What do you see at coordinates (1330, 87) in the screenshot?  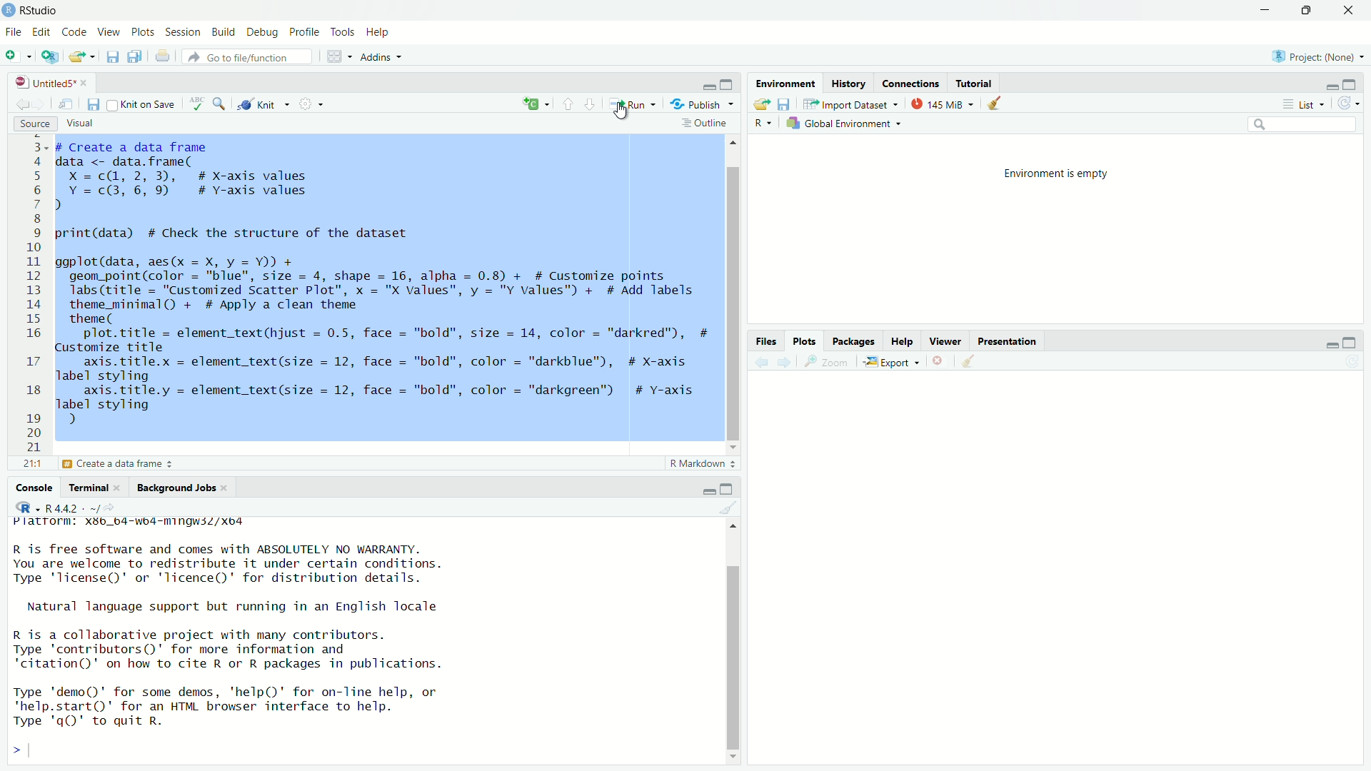 I see `Minimize` at bounding box center [1330, 87].